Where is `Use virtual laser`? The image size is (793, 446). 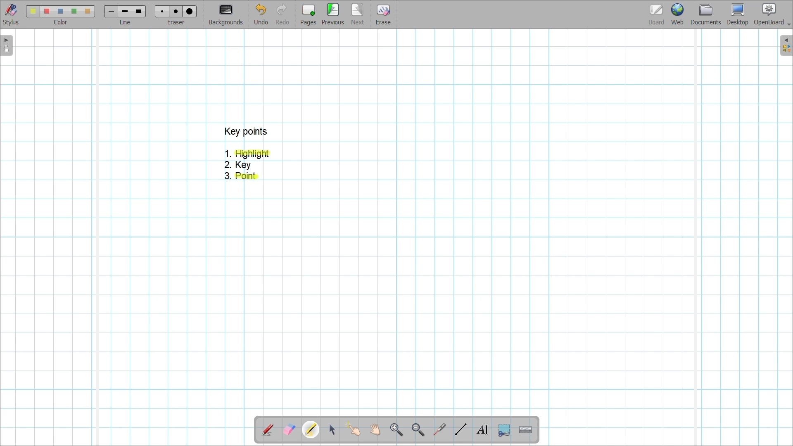
Use virtual laser is located at coordinates (439, 430).